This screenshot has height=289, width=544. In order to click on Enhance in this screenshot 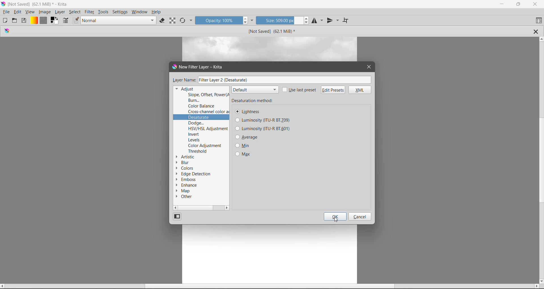, I will do `click(188, 185)`.